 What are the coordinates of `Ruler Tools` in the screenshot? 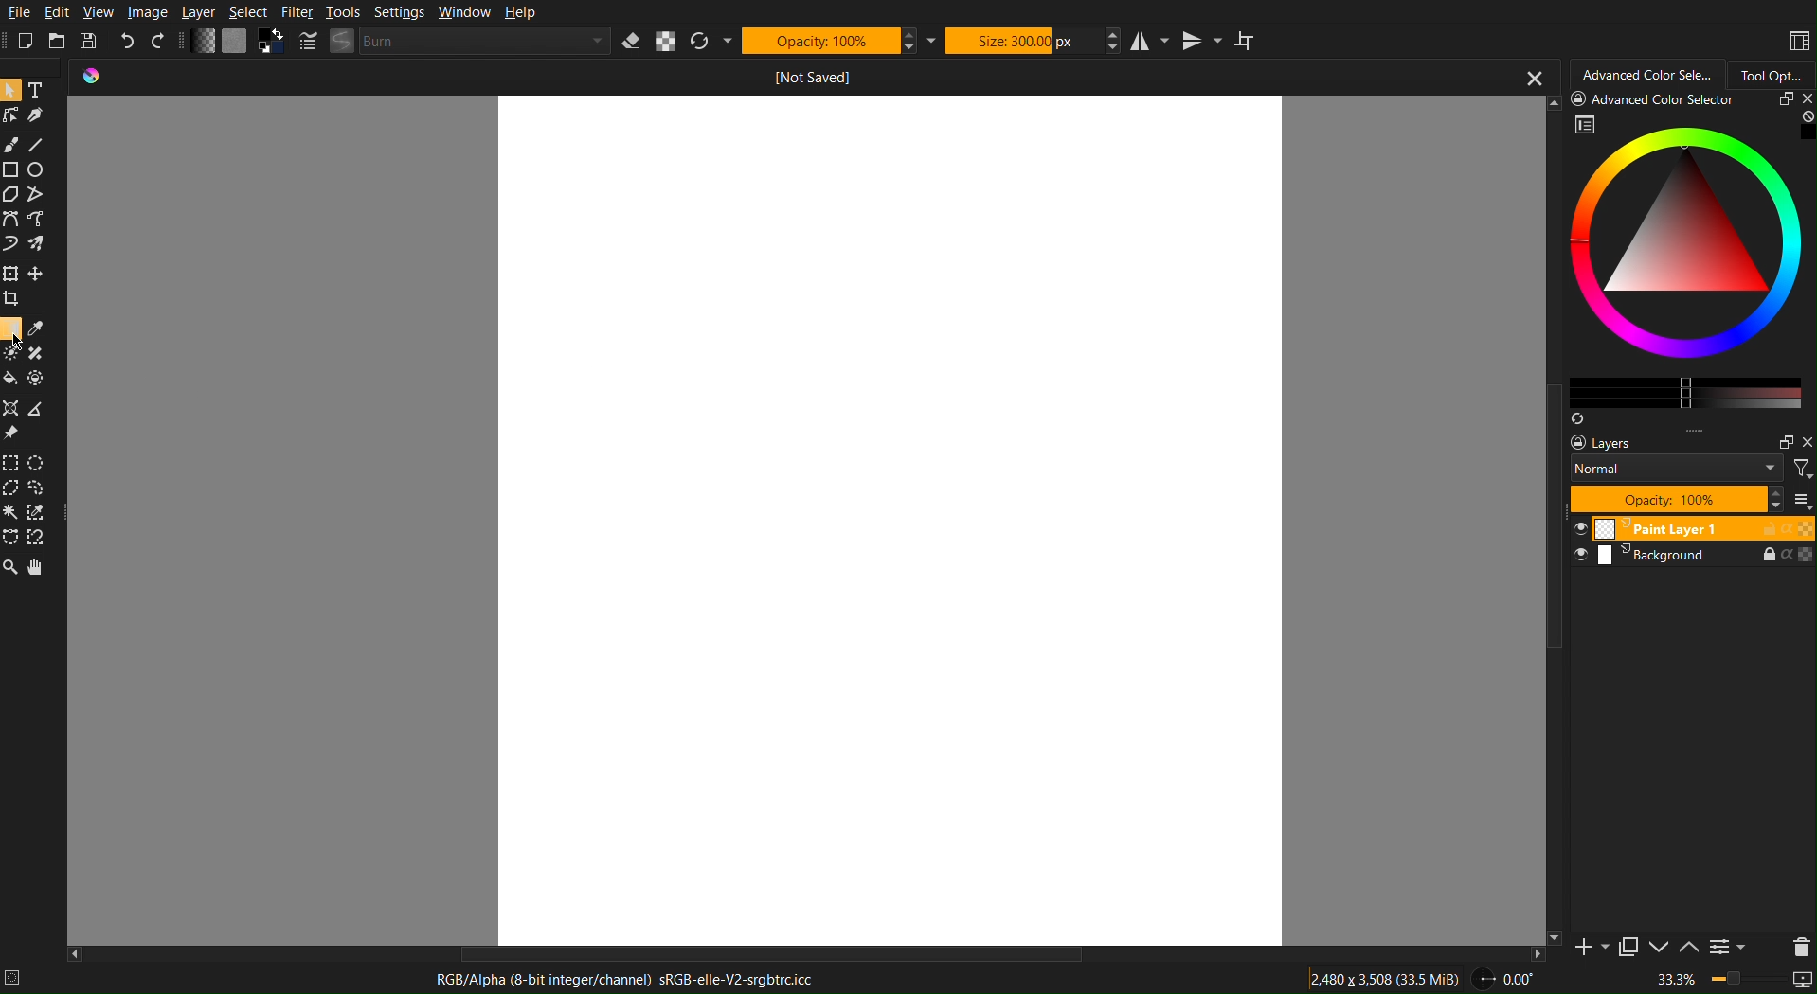 It's located at (27, 418).